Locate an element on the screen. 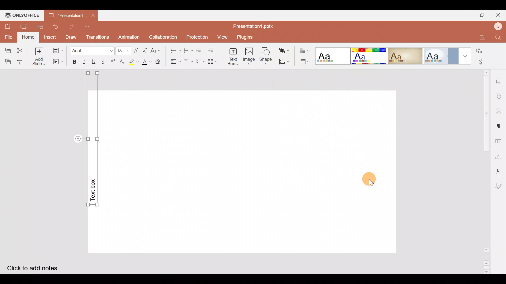 Image resolution: width=506 pixels, height=284 pixels. Line spacing is located at coordinates (201, 62).